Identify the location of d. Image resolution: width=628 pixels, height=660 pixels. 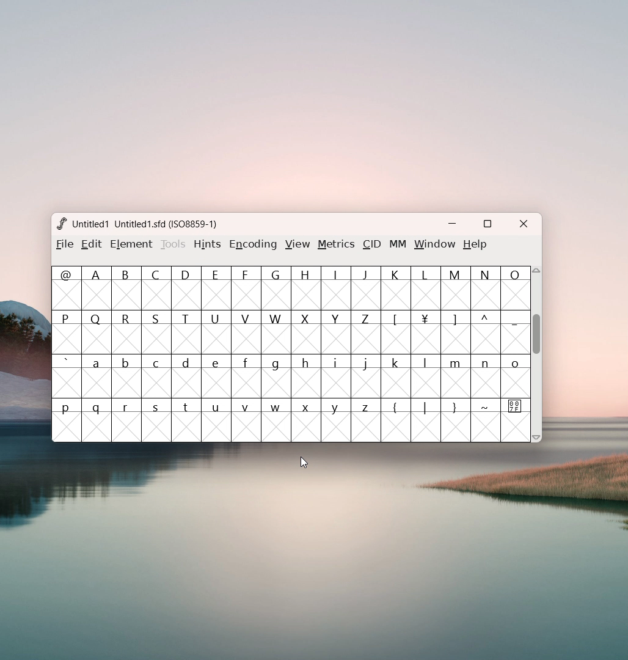
(187, 376).